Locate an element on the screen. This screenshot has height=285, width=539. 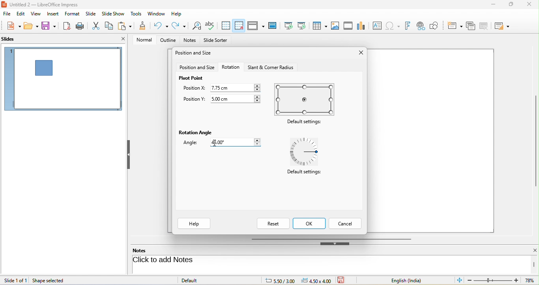
new slide is located at coordinates (455, 25).